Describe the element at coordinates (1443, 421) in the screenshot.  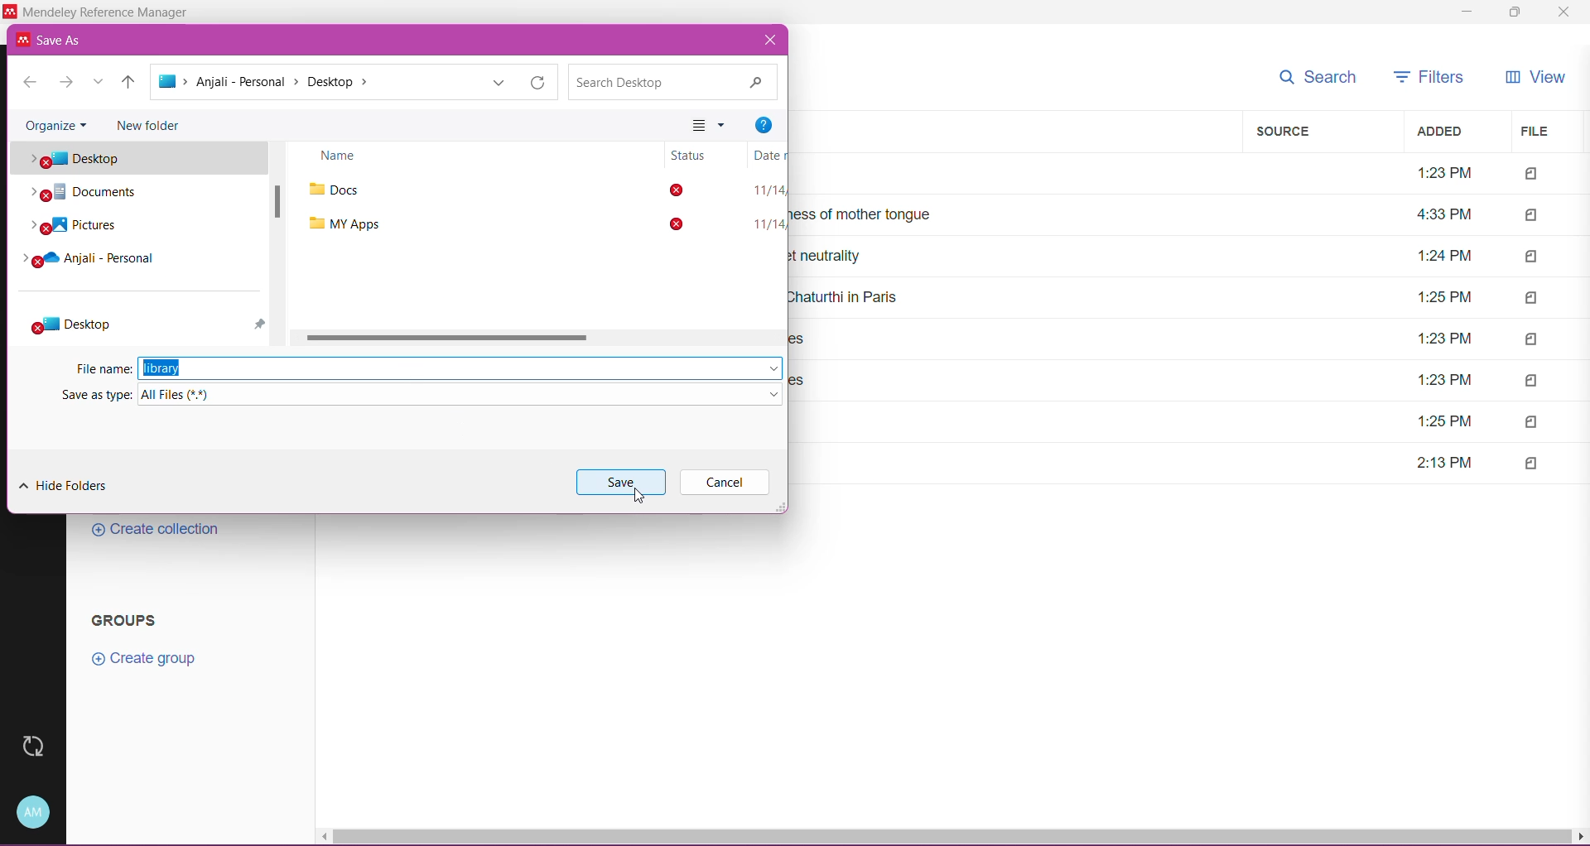
I see `1:25 PM` at that location.